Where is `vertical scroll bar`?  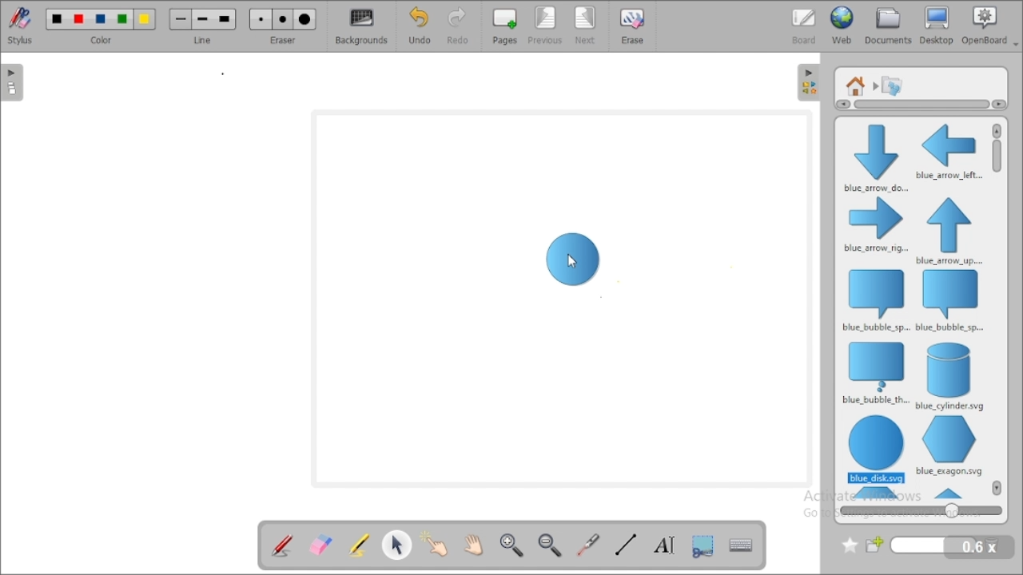
vertical scroll bar is located at coordinates (997, 166).